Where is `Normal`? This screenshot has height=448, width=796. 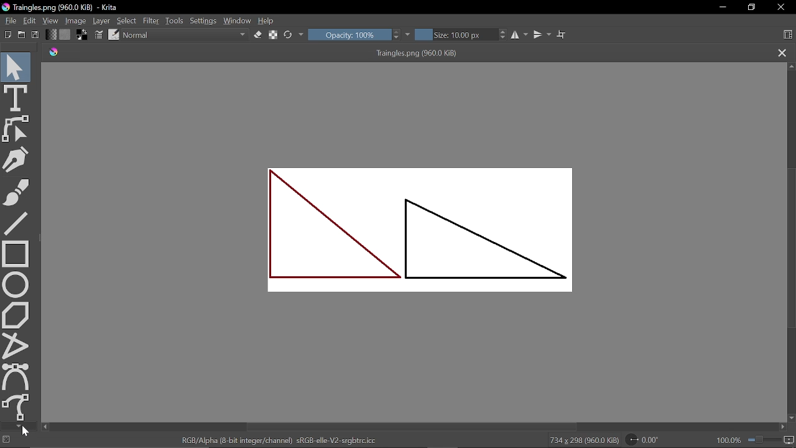 Normal is located at coordinates (186, 35).